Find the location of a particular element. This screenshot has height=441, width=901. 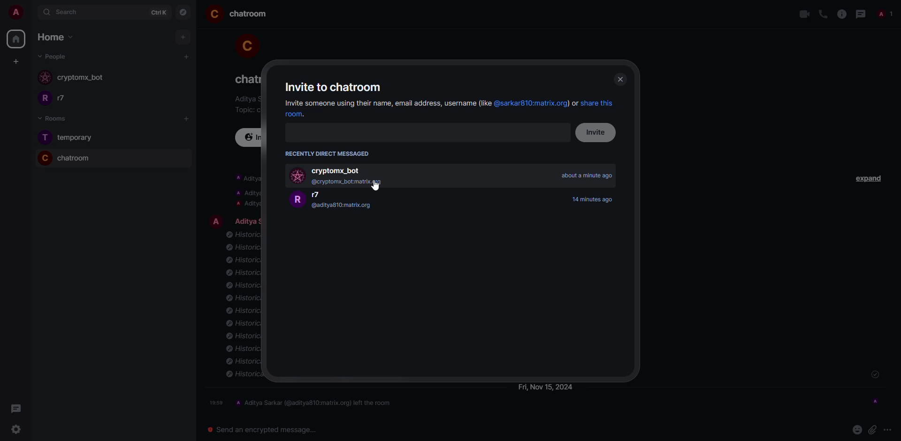

bot is located at coordinates (81, 78).